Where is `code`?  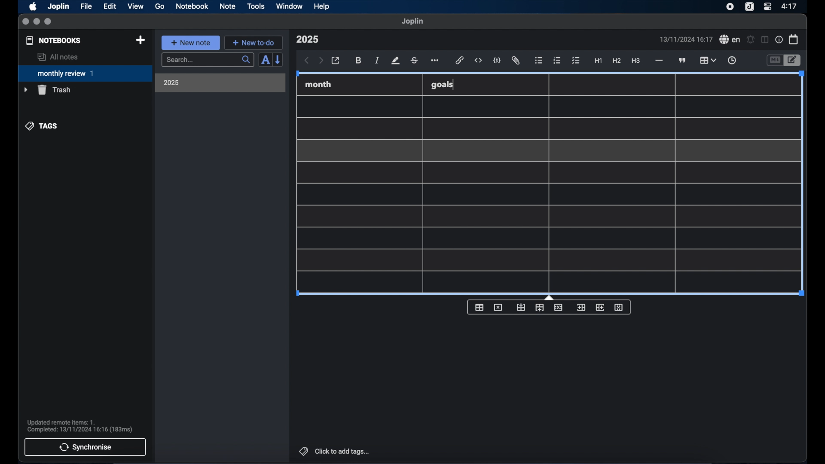
code is located at coordinates (497, 61).